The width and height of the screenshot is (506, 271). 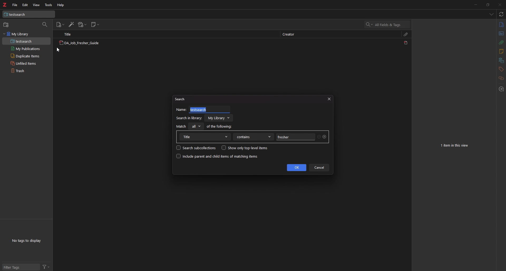 I want to click on related, so click(x=502, y=78).